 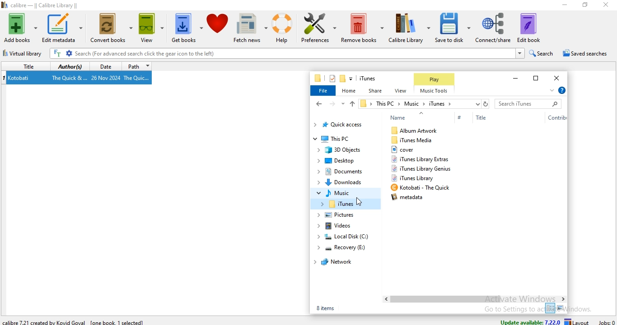 I want to click on authors, so click(x=70, y=66).